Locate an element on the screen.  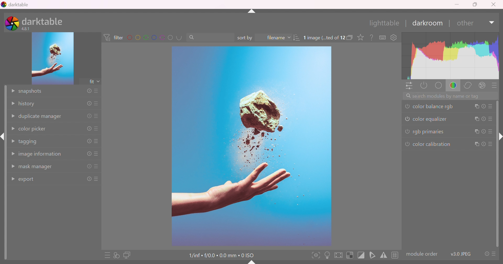
darkroom is located at coordinates (429, 24).